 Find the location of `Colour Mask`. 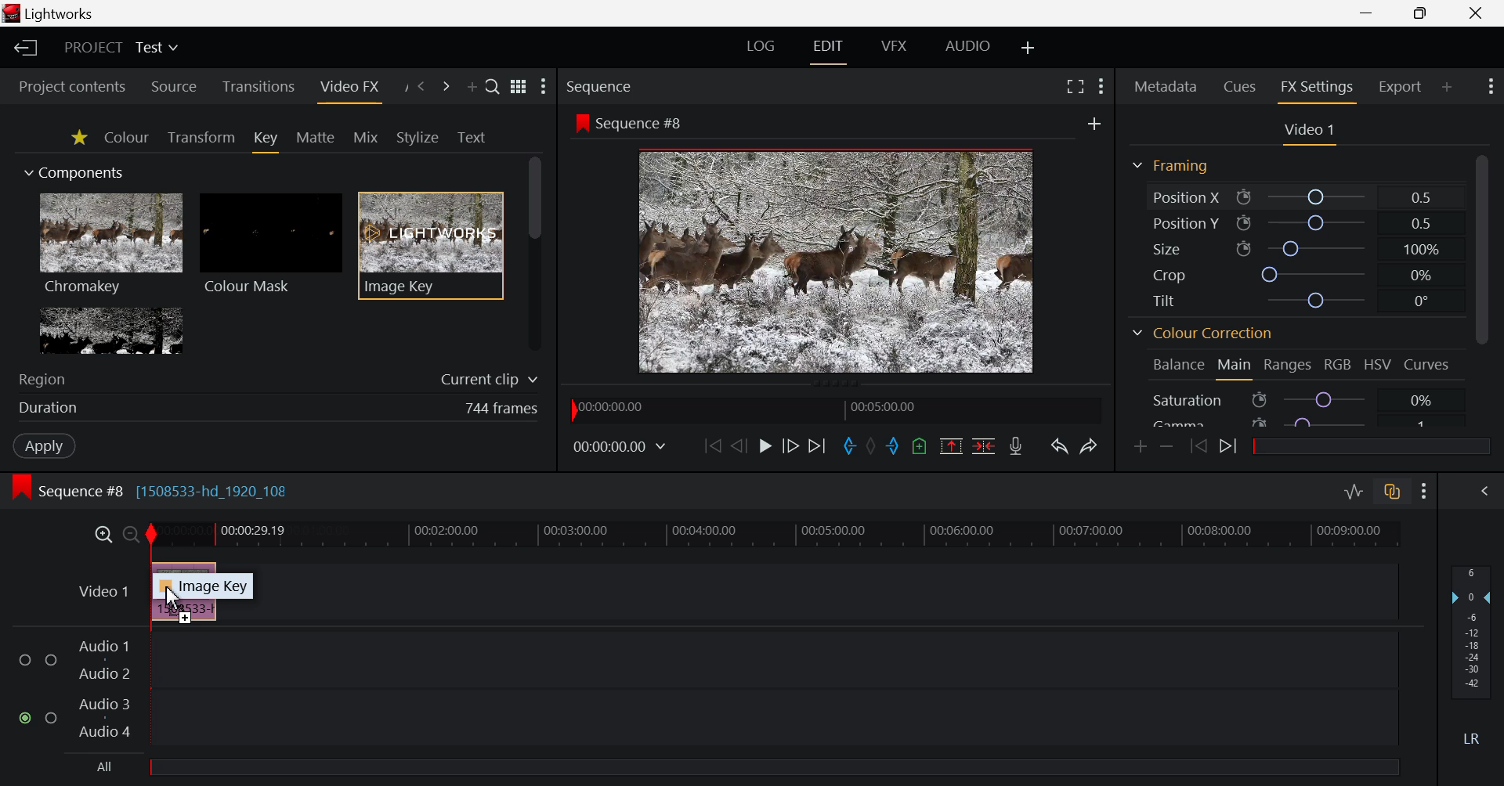

Colour Mask is located at coordinates (271, 245).